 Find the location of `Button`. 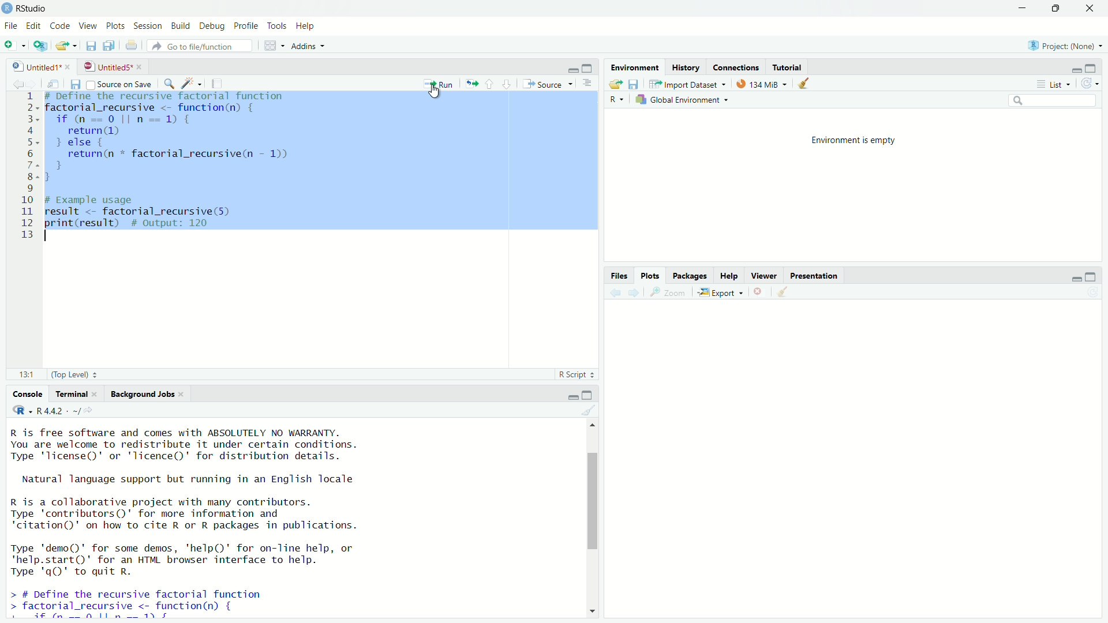

Button is located at coordinates (760, 291).